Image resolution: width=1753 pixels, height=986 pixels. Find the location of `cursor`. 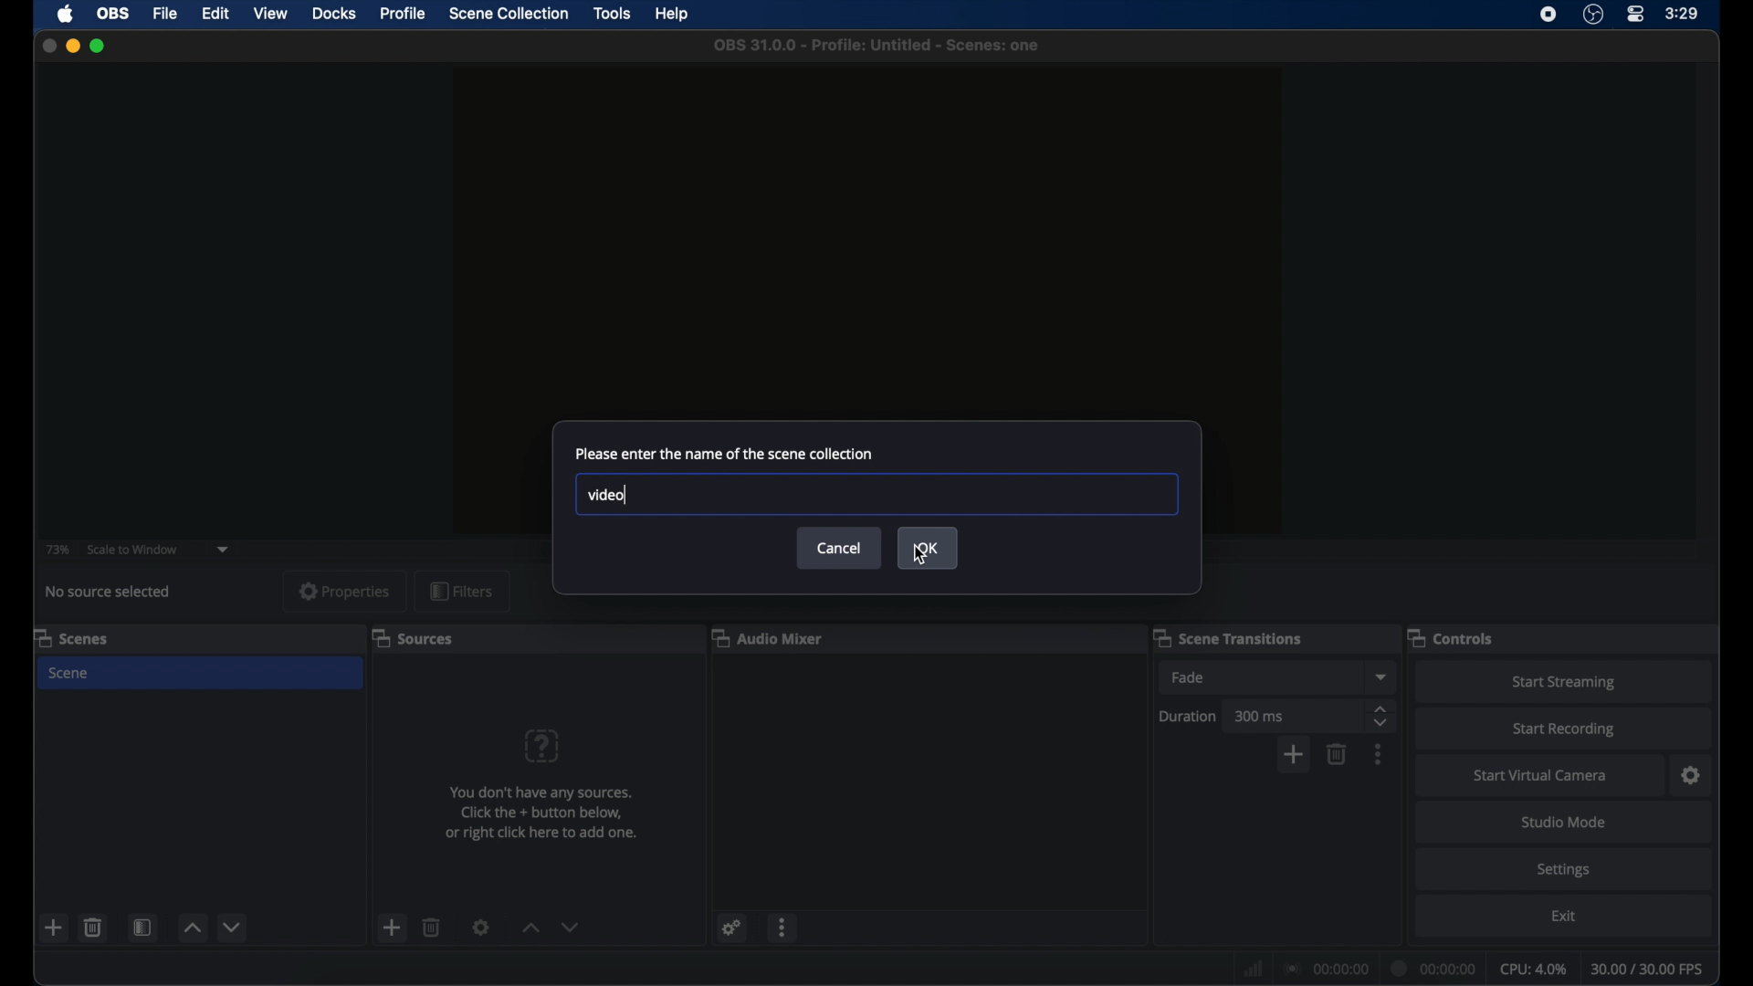

cursor is located at coordinates (919, 555).